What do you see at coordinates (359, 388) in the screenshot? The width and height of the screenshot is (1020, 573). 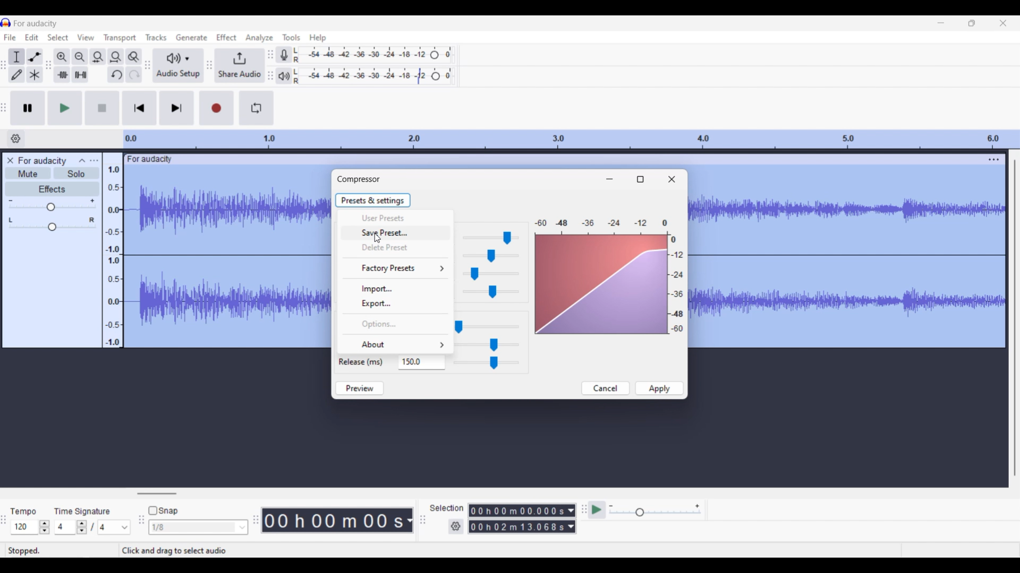 I see `Preview` at bounding box center [359, 388].